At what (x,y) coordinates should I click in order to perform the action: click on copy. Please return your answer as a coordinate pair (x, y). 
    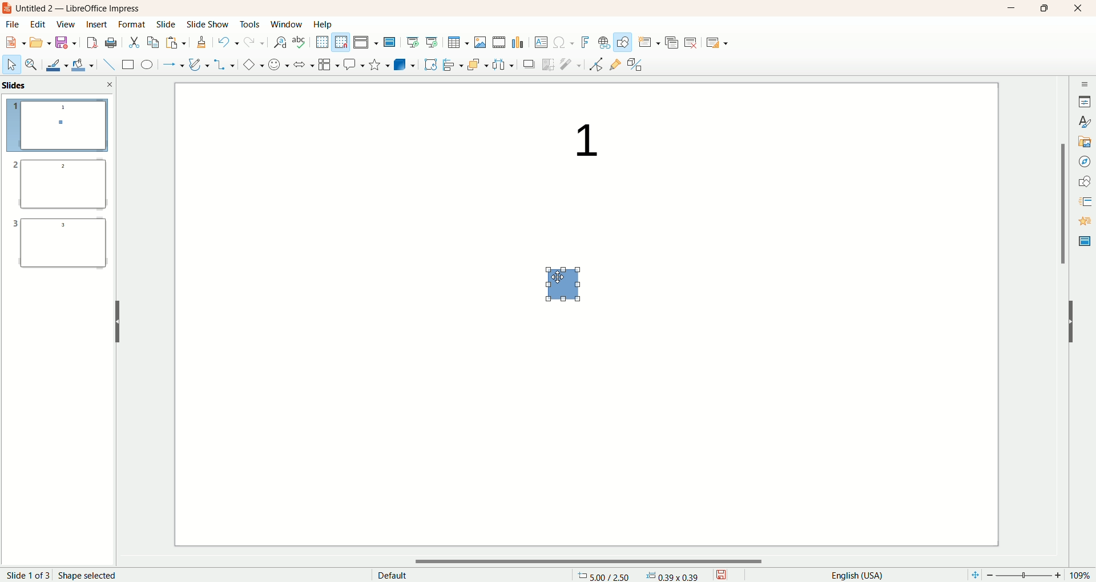
    Looking at the image, I should click on (153, 42).